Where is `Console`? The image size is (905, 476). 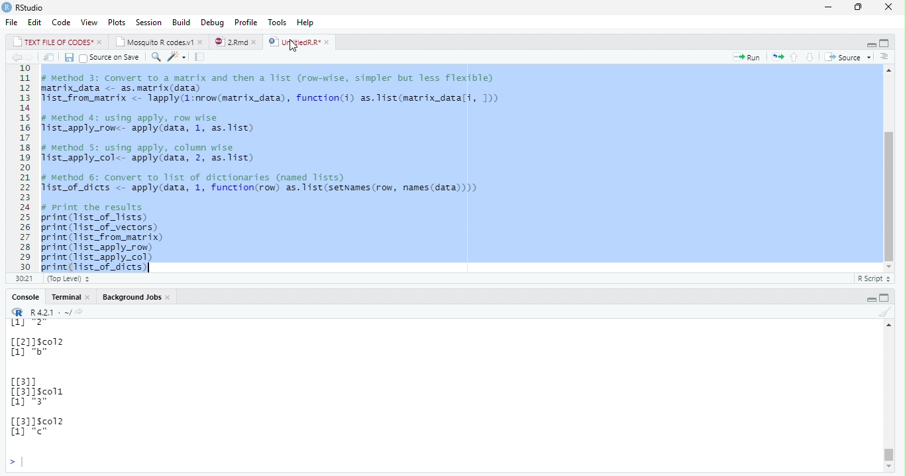
Console is located at coordinates (69, 297).